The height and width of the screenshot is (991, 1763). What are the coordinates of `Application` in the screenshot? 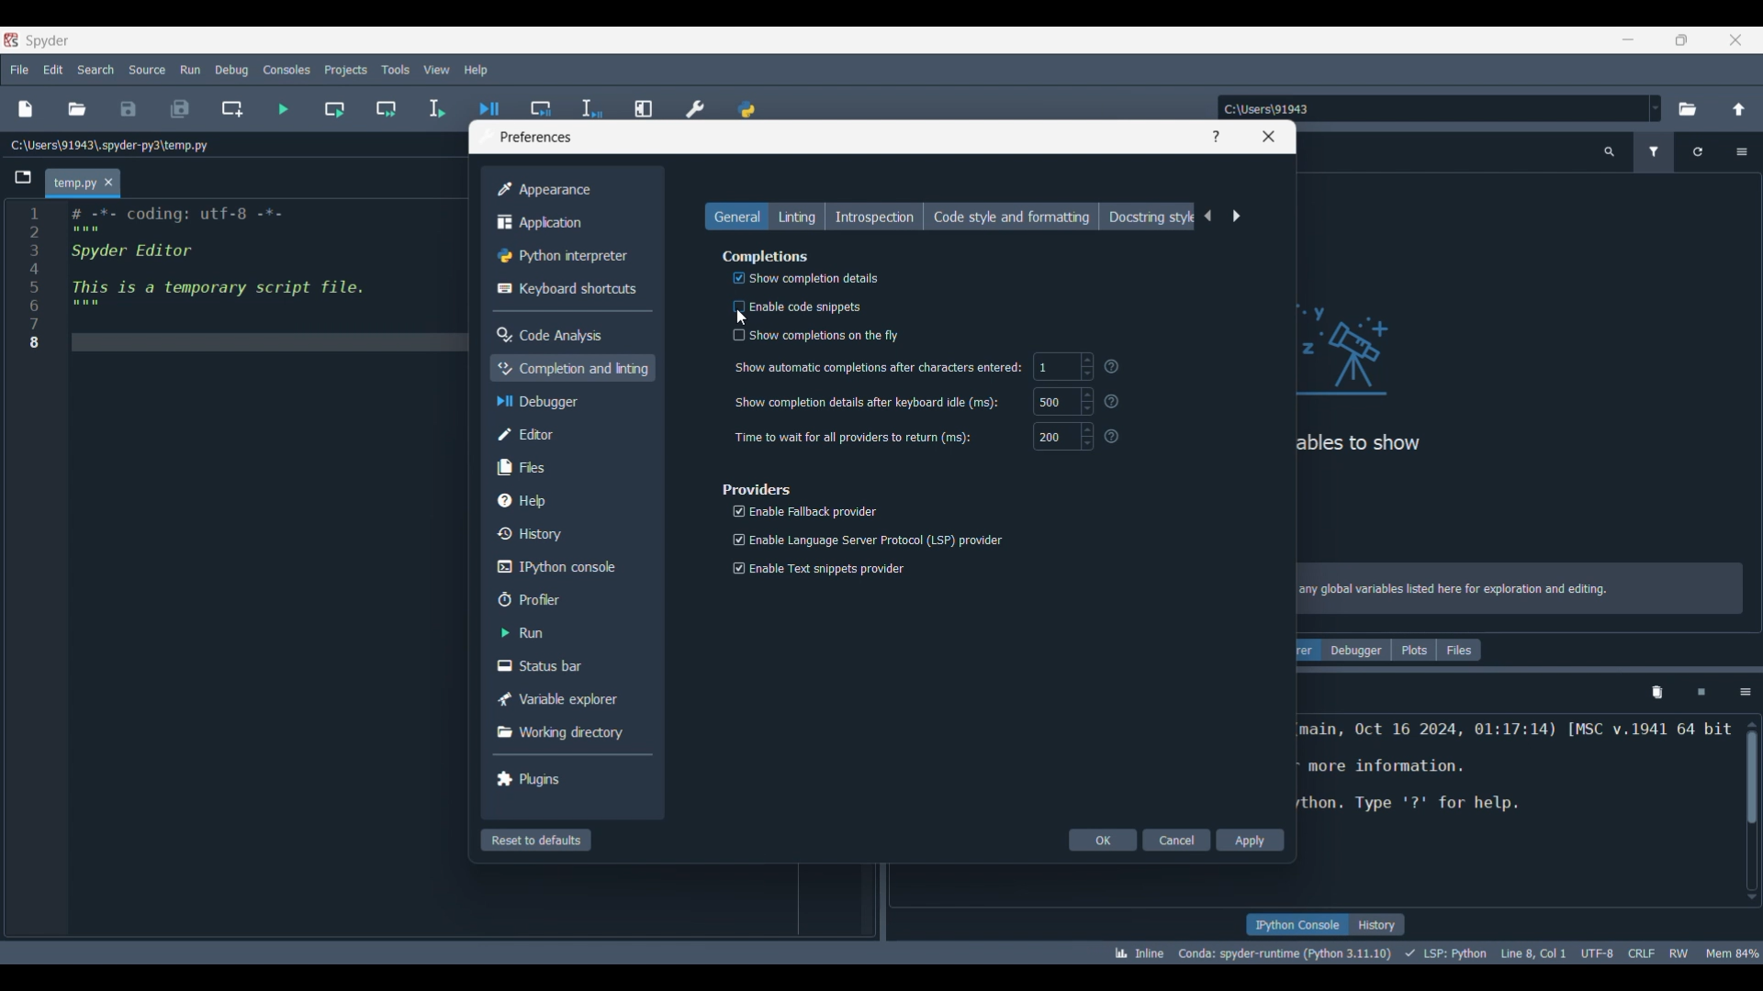 It's located at (567, 222).